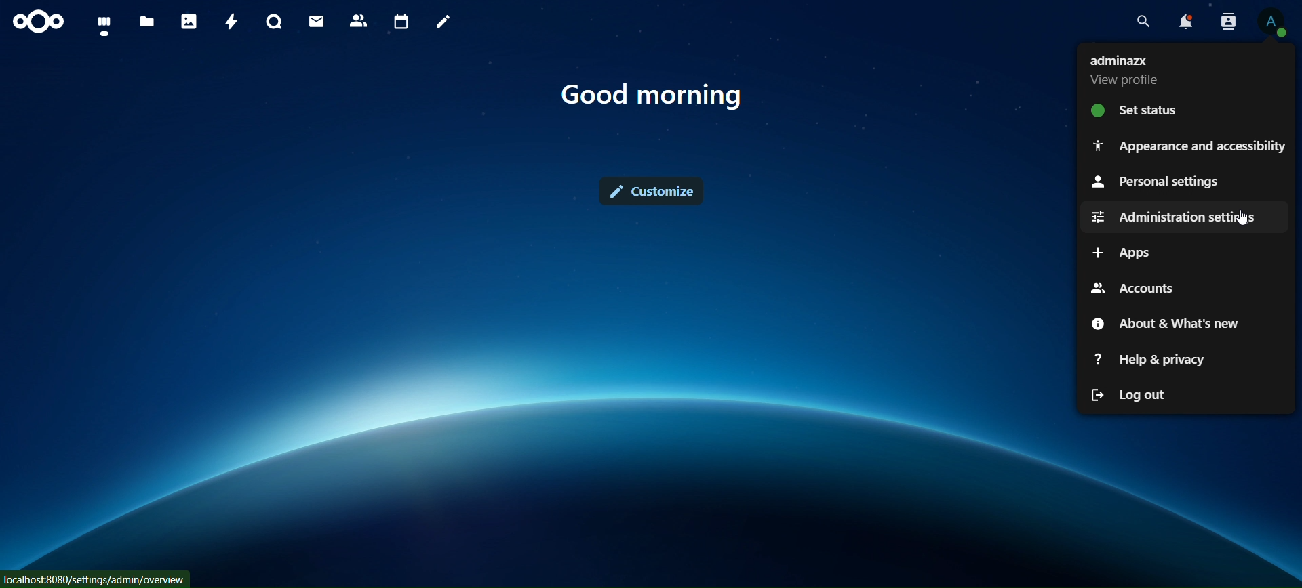 Image resolution: width=1302 pixels, height=588 pixels. What do you see at coordinates (399, 22) in the screenshot?
I see `calendar` at bounding box center [399, 22].